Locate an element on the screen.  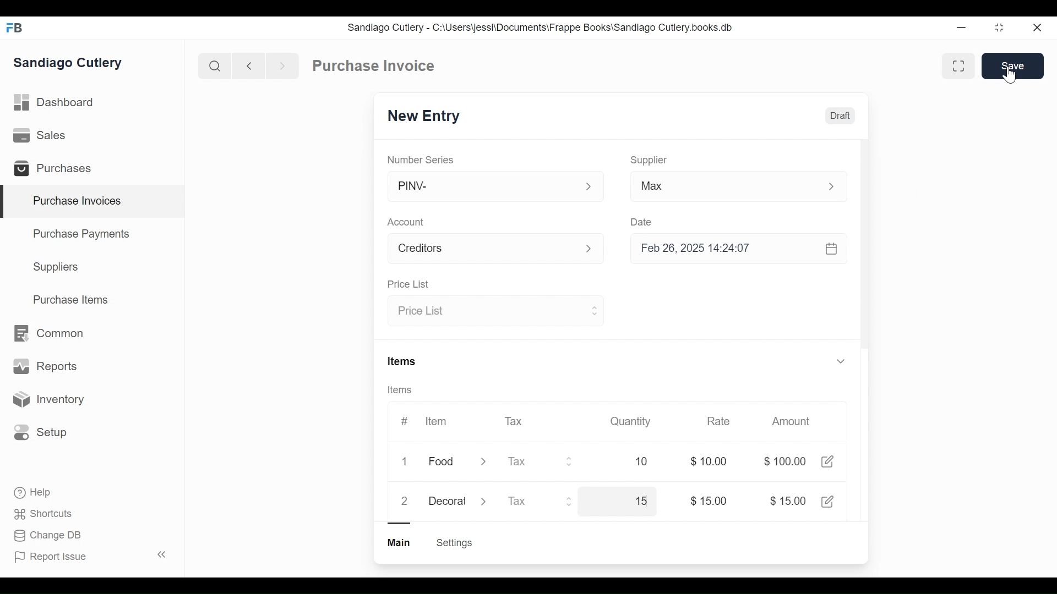
Expand is located at coordinates (840, 360).